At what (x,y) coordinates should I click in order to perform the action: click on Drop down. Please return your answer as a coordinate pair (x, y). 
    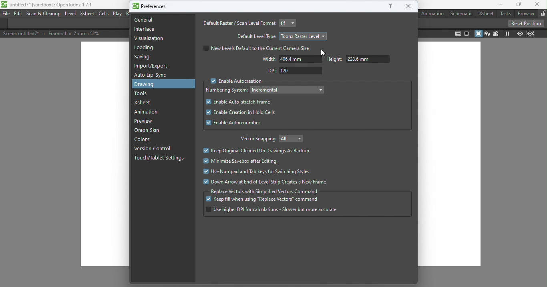
    Looking at the image, I should click on (288, 89).